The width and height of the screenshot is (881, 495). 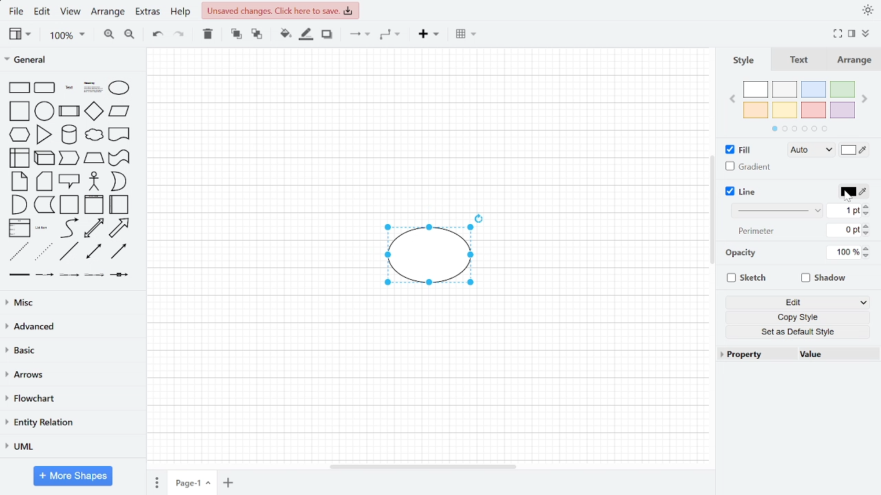 I want to click on bidirectional connector, so click(x=92, y=252).